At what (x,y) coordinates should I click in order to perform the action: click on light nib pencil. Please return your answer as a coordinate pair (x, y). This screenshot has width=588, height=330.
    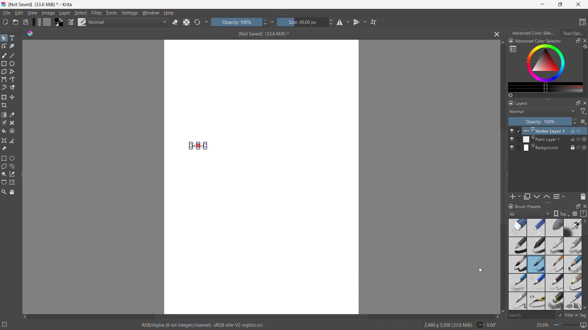
    Looking at the image, I should click on (536, 283).